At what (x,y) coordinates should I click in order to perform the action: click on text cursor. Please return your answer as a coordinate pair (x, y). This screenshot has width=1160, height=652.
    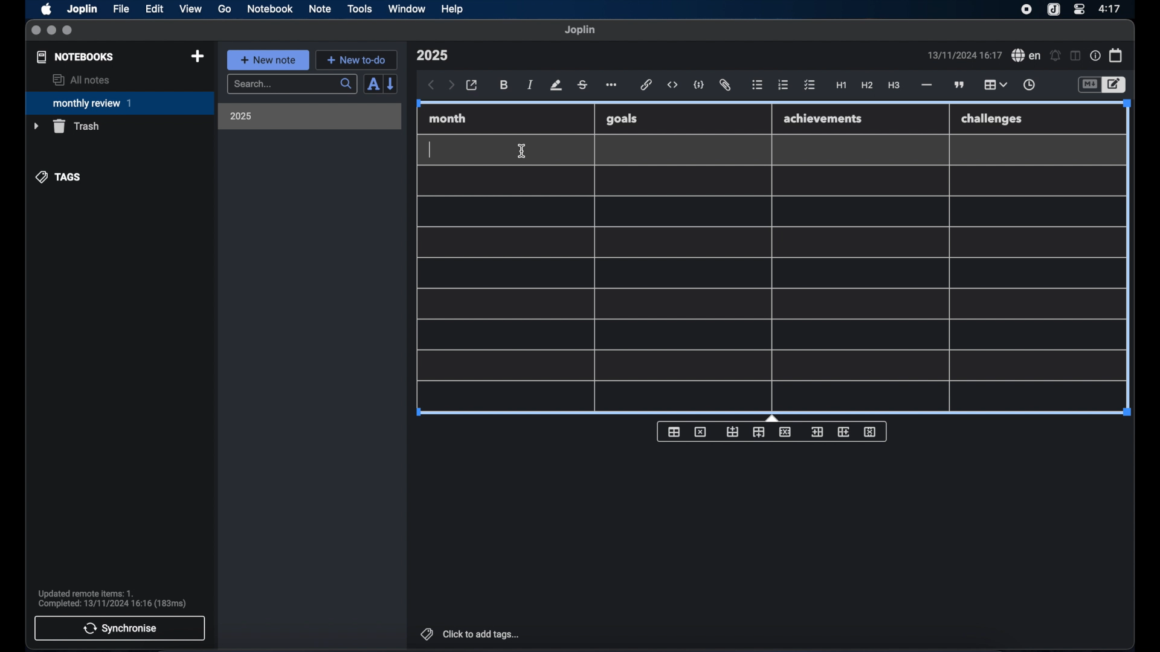
    Looking at the image, I should click on (431, 150).